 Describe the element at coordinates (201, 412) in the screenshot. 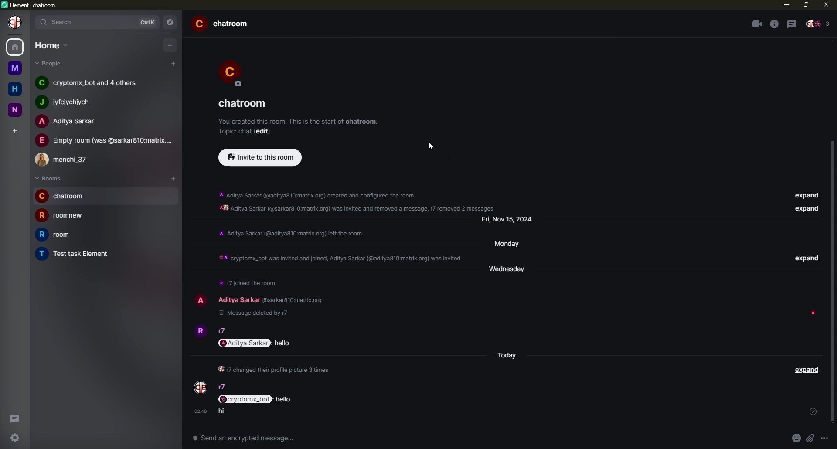

I see `time` at that location.